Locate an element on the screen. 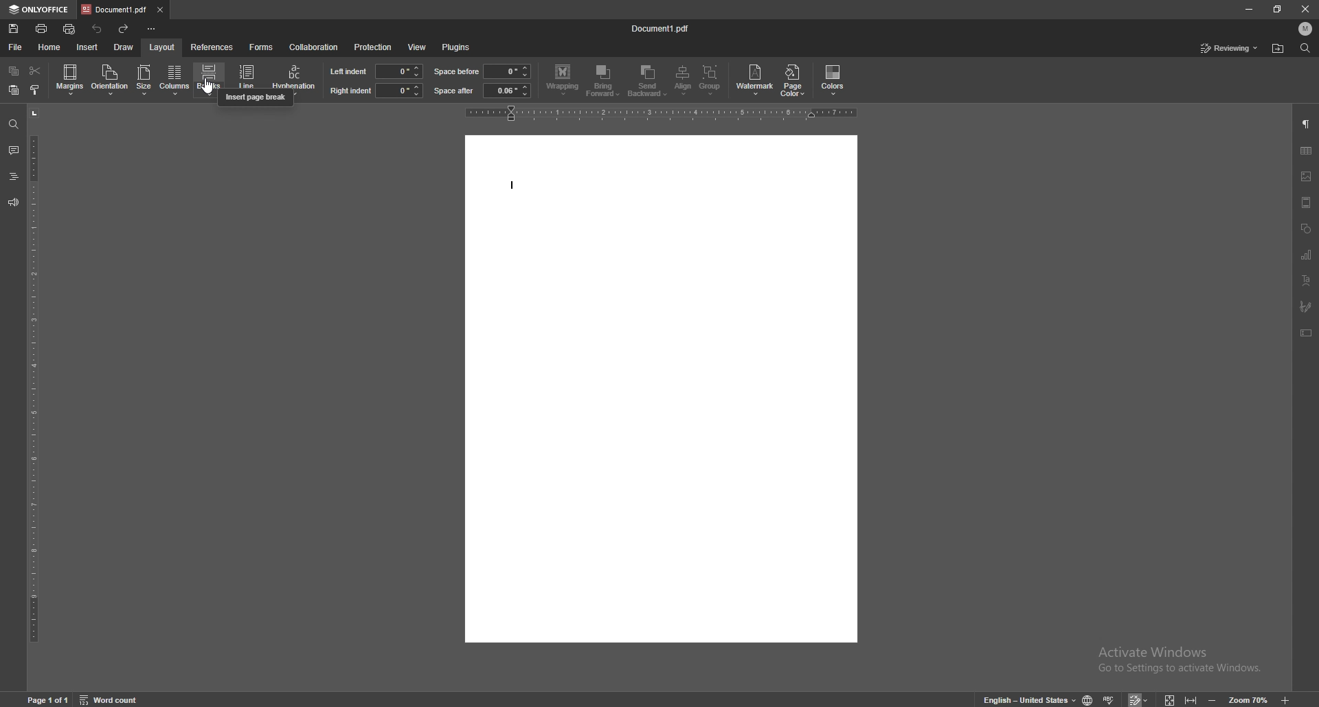 The height and width of the screenshot is (707, 1319). comment is located at coordinates (14, 150).